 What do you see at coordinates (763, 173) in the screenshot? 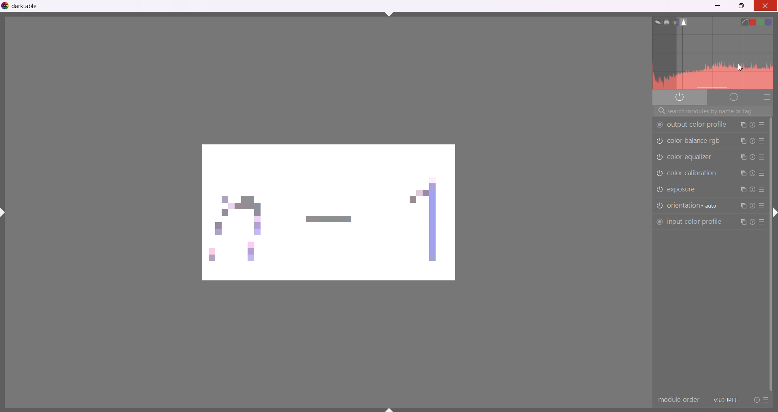
I see `presets` at bounding box center [763, 173].